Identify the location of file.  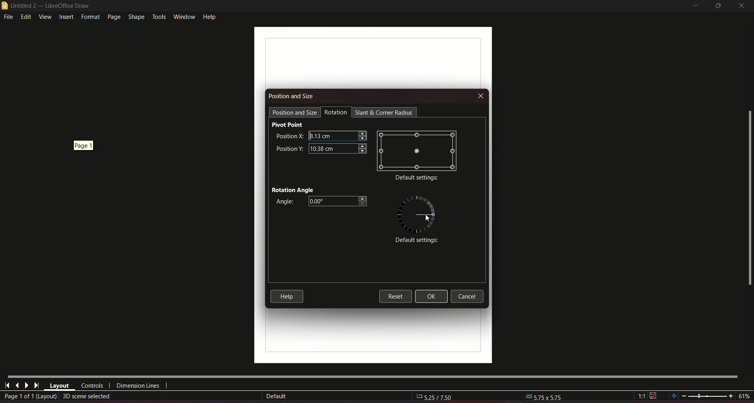
(9, 17).